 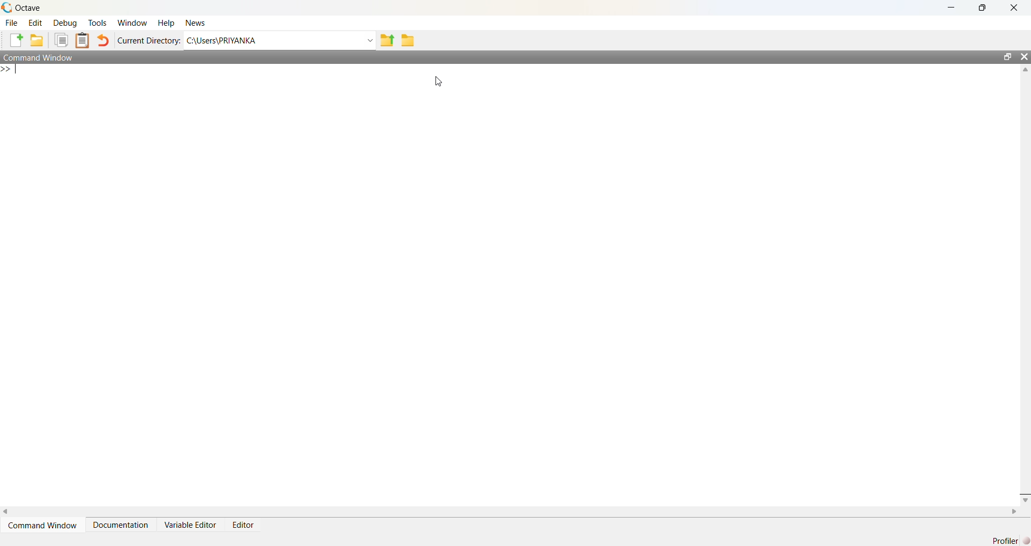 What do you see at coordinates (40, 57) in the screenshot?
I see `Command Window` at bounding box center [40, 57].